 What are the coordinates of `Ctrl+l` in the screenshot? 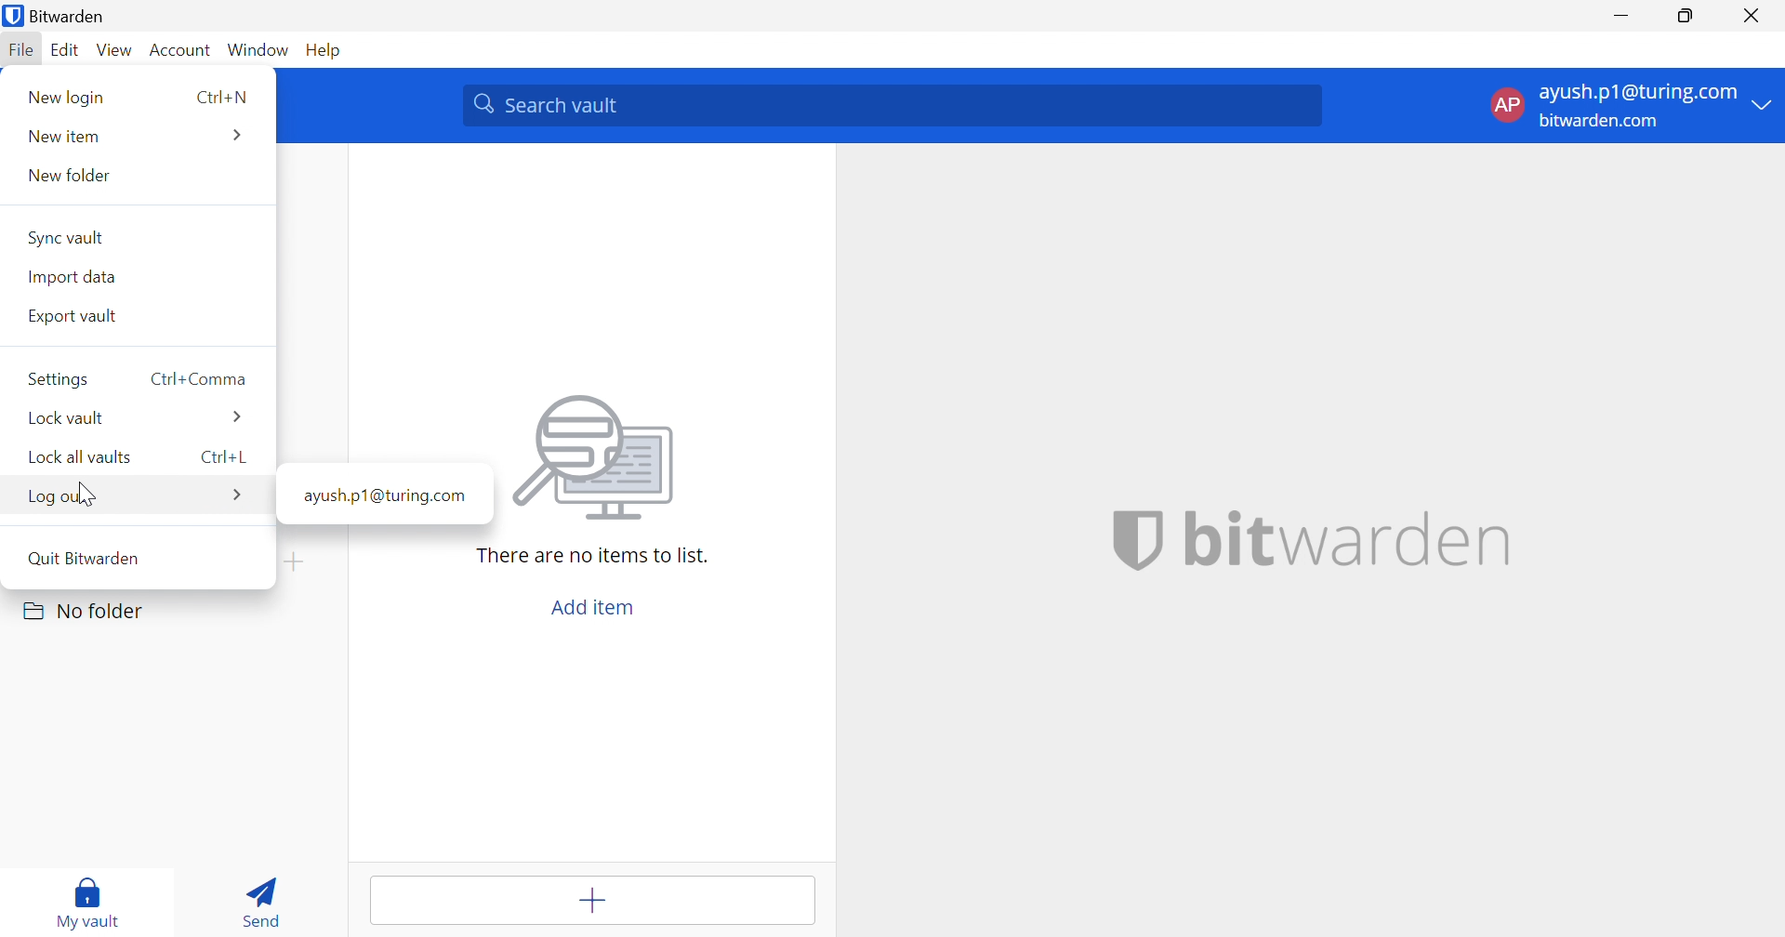 It's located at (225, 457).